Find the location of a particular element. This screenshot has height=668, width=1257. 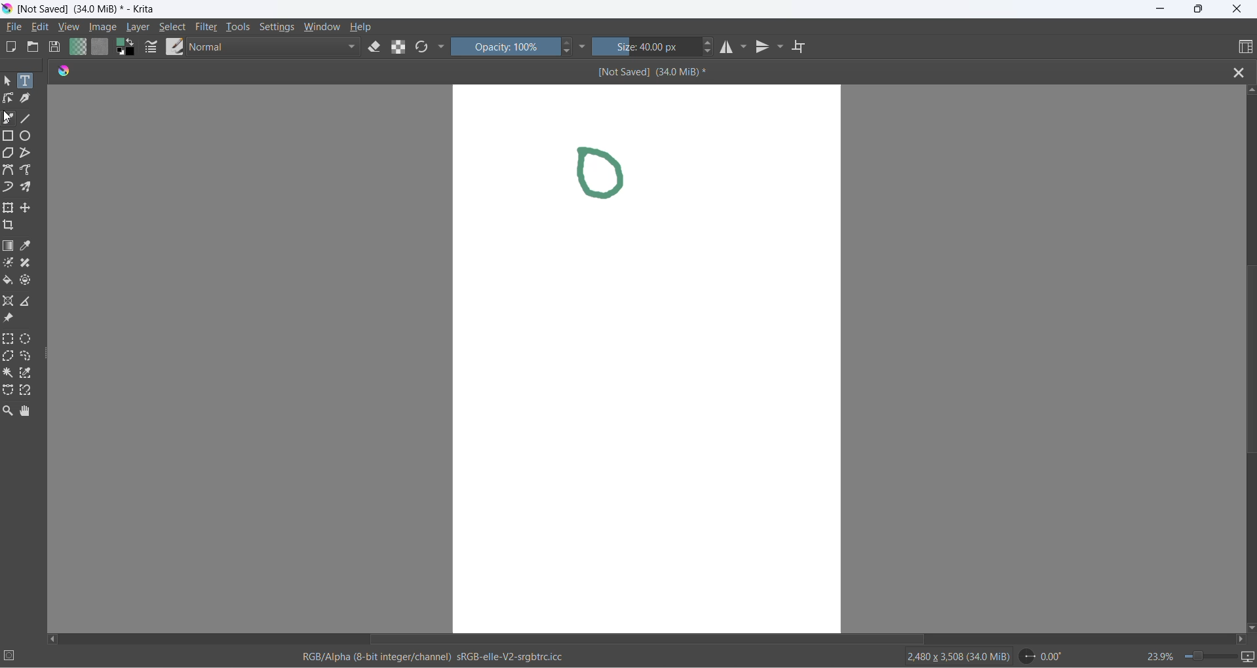

close file is located at coordinates (1236, 71).